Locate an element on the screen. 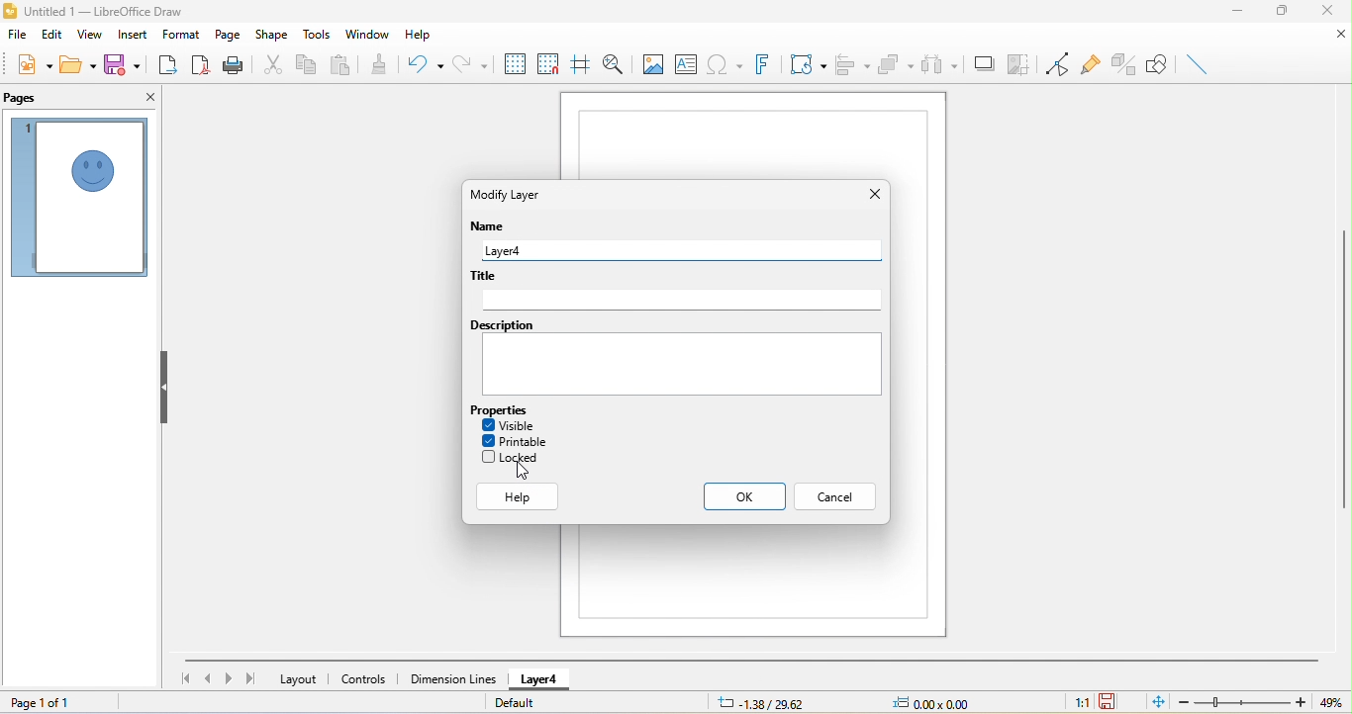 The image size is (1352, 714). select at least three object to distribute is located at coordinates (939, 66).